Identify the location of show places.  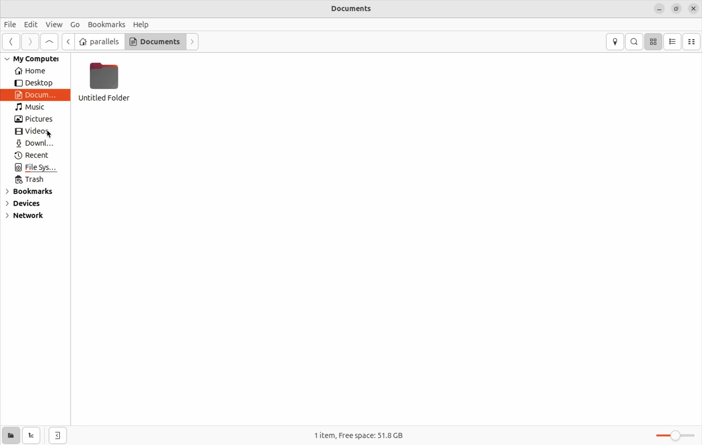
(10, 436).